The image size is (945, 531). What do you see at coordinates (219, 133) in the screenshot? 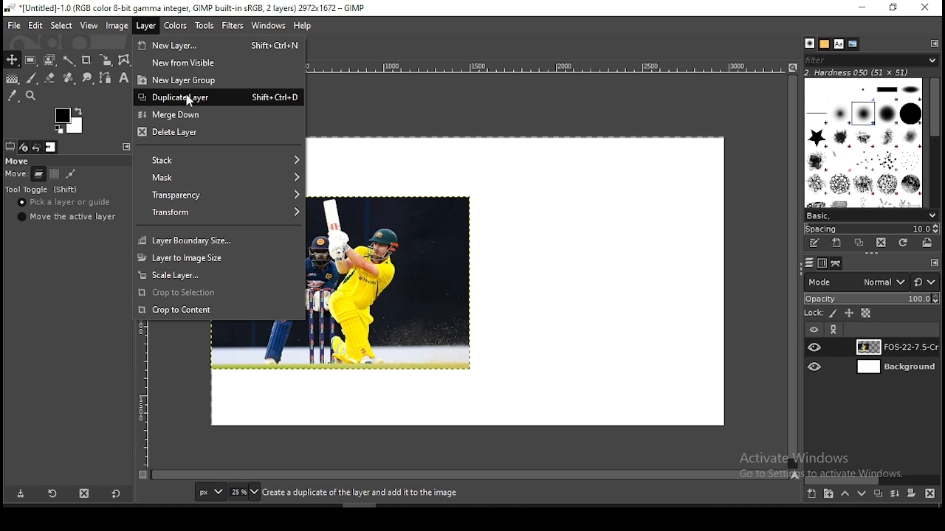
I see `delete layer` at bounding box center [219, 133].